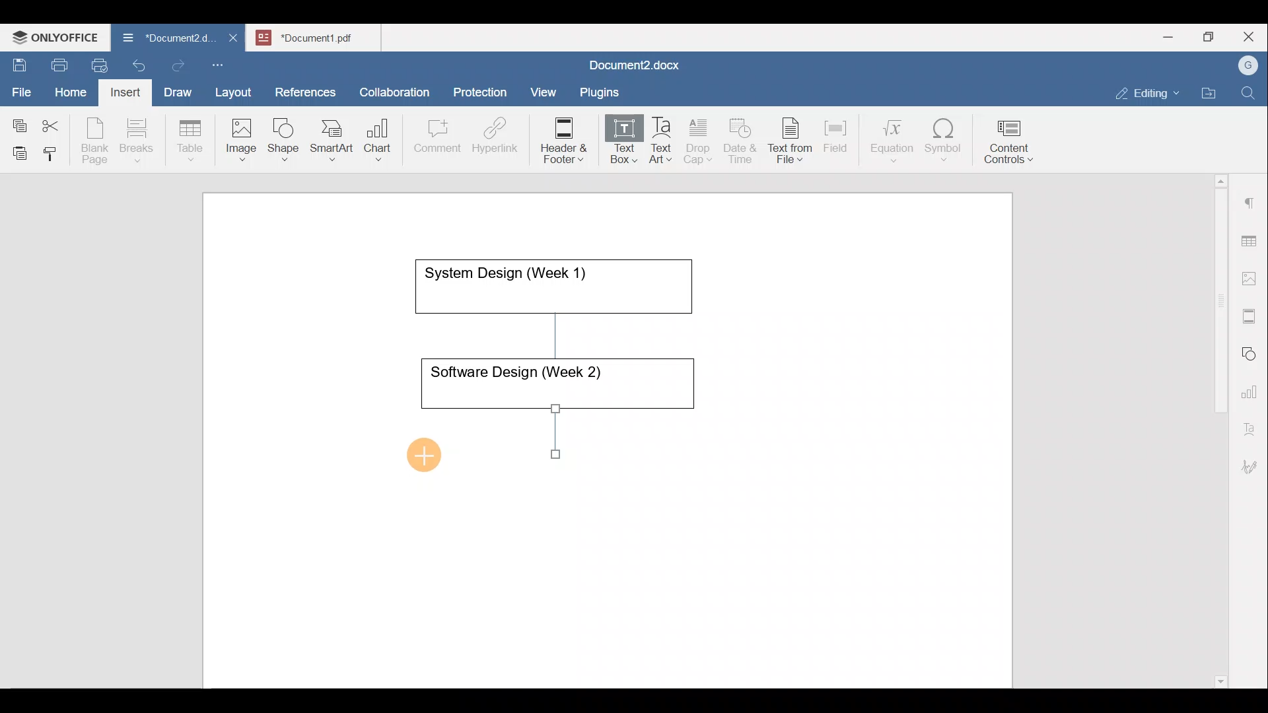 The height and width of the screenshot is (713, 1268). What do you see at coordinates (245, 135) in the screenshot?
I see `Image` at bounding box center [245, 135].